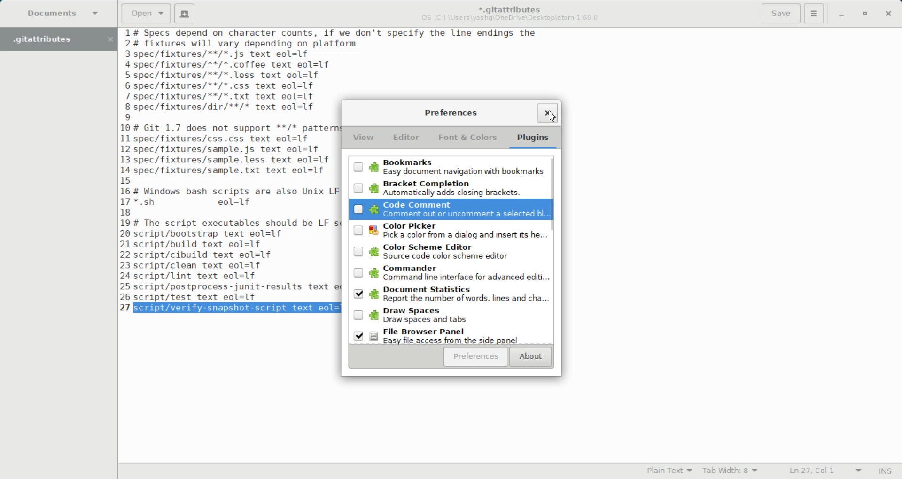 Image resolution: width=902 pixels, height=479 pixels. Describe the element at coordinates (447, 252) in the screenshot. I see `Color Scheme Editor: Source code color scheme editor` at that location.